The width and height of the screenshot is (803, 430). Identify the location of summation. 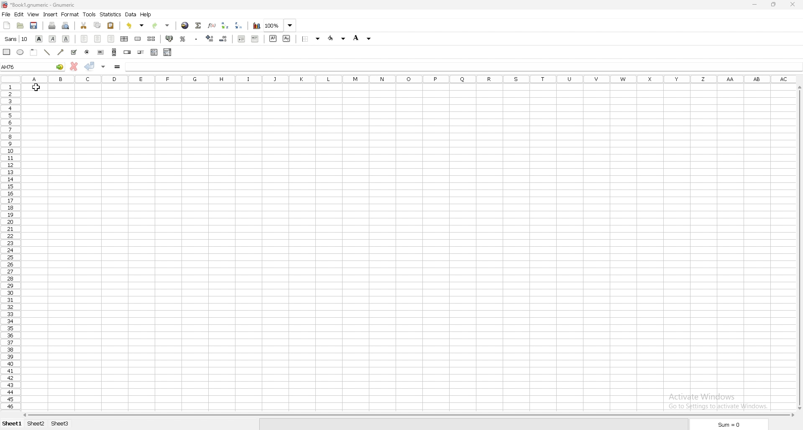
(198, 25).